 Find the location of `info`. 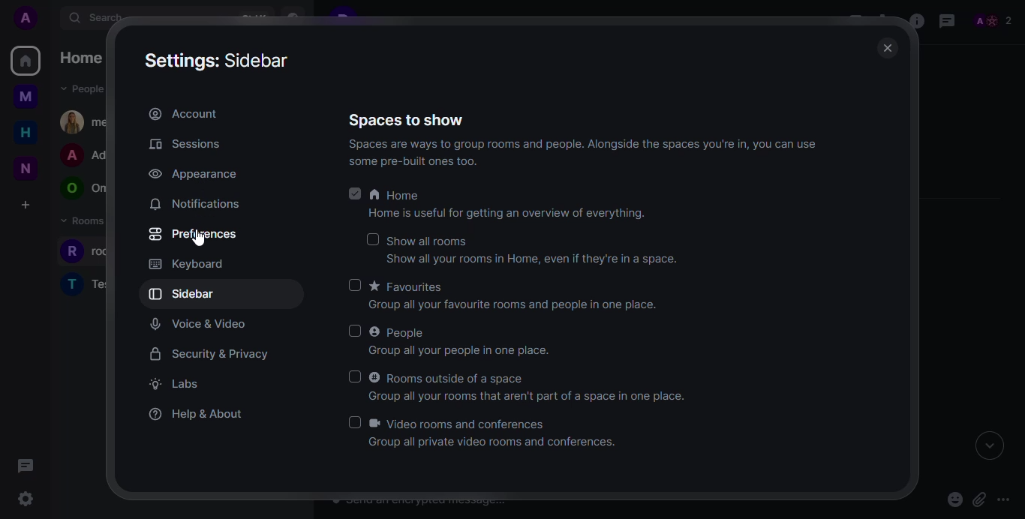

info is located at coordinates (914, 22).